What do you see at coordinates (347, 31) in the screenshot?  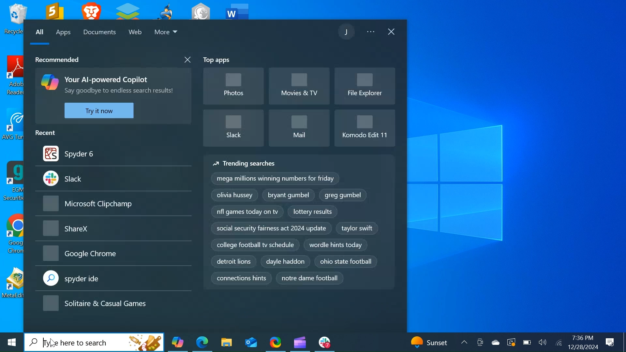 I see `Avatar` at bounding box center [347, 31].